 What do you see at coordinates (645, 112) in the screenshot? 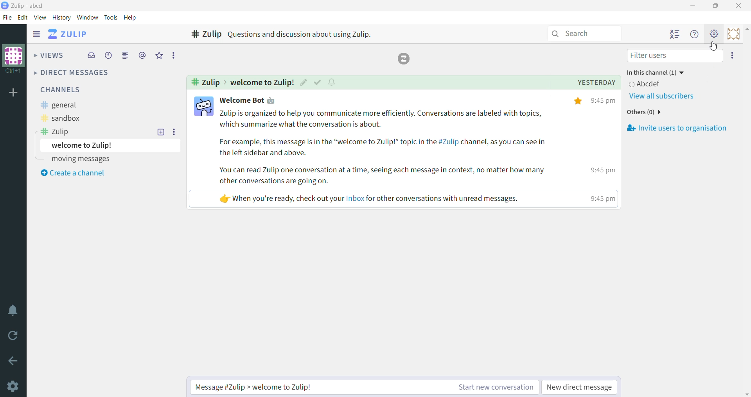
I see `Others` at bounding box center [645, 112].